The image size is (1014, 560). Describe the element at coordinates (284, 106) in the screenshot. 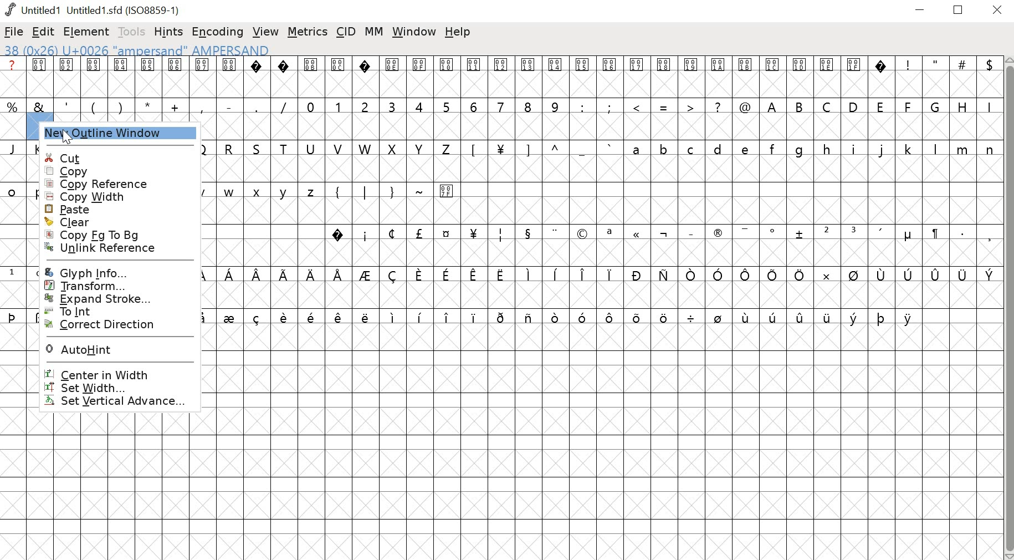

I see `/` at that location.